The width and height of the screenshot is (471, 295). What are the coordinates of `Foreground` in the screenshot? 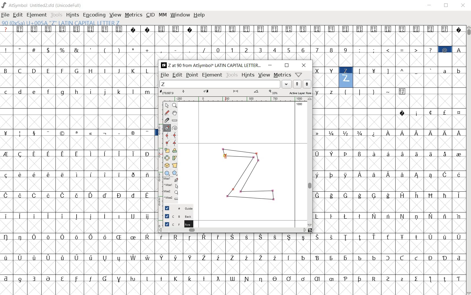 It's located at (176, 224).